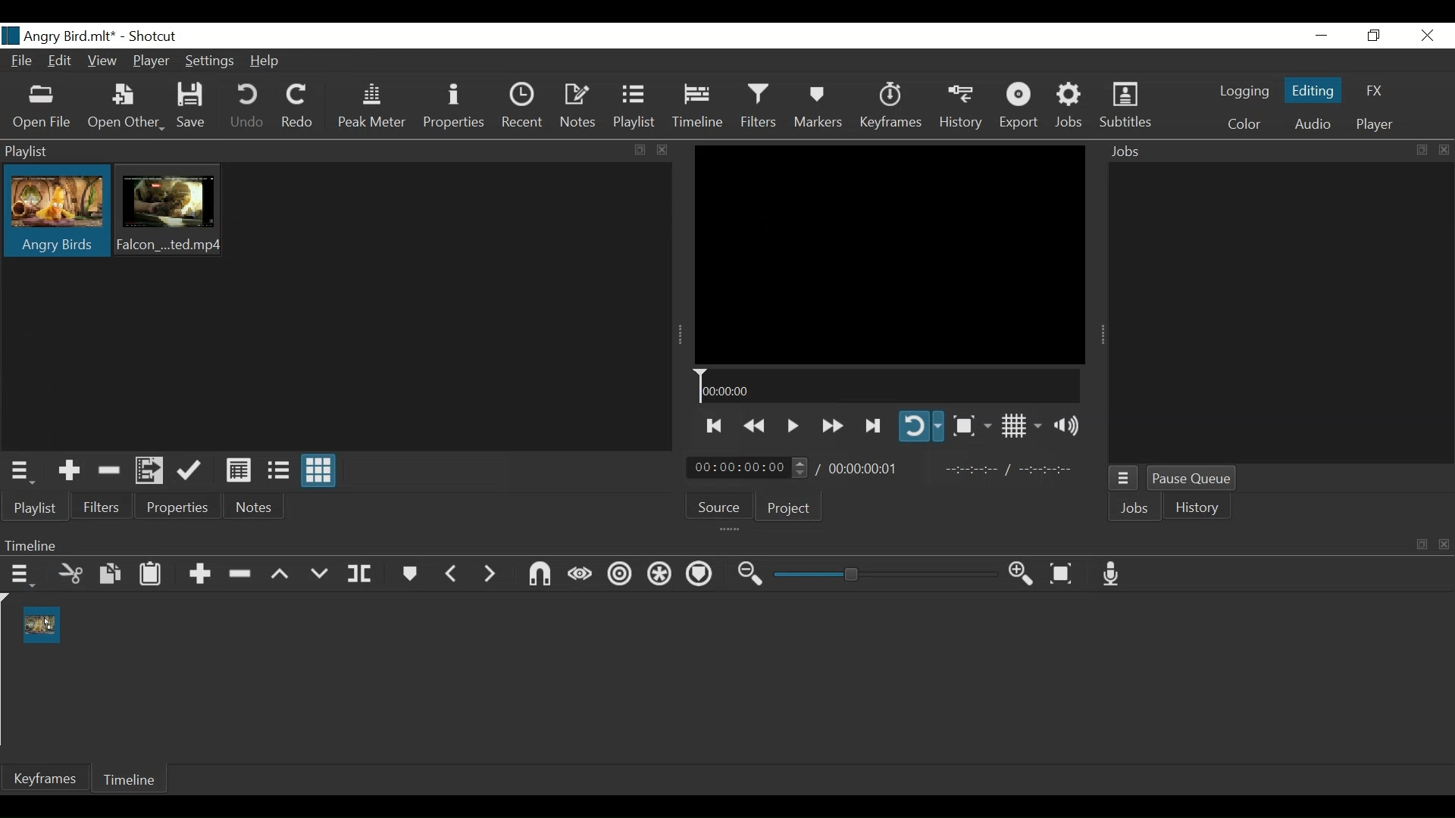  I want to click on Filters, so click(104, 508).